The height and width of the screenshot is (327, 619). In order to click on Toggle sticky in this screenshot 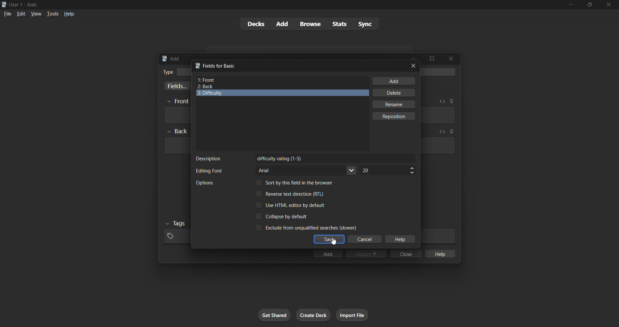, I will do `click(450, 132)`.